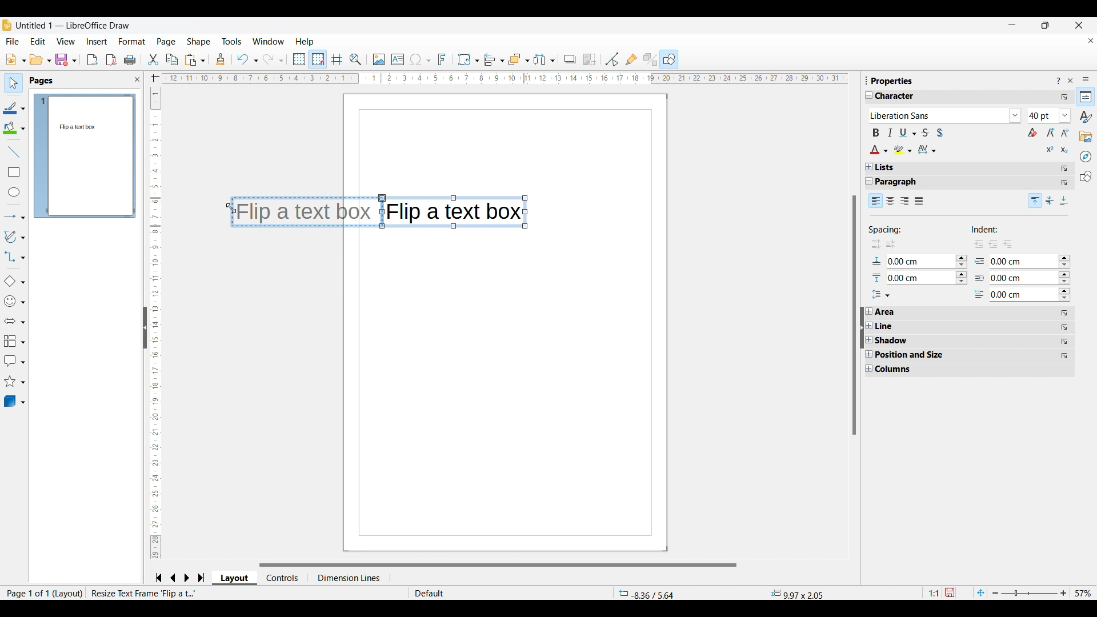 This screenshot has height=617, width=1097. Describe the element at coordinates (1032, 133) in the screenshot. I see `Clear direct formating ` at that location.